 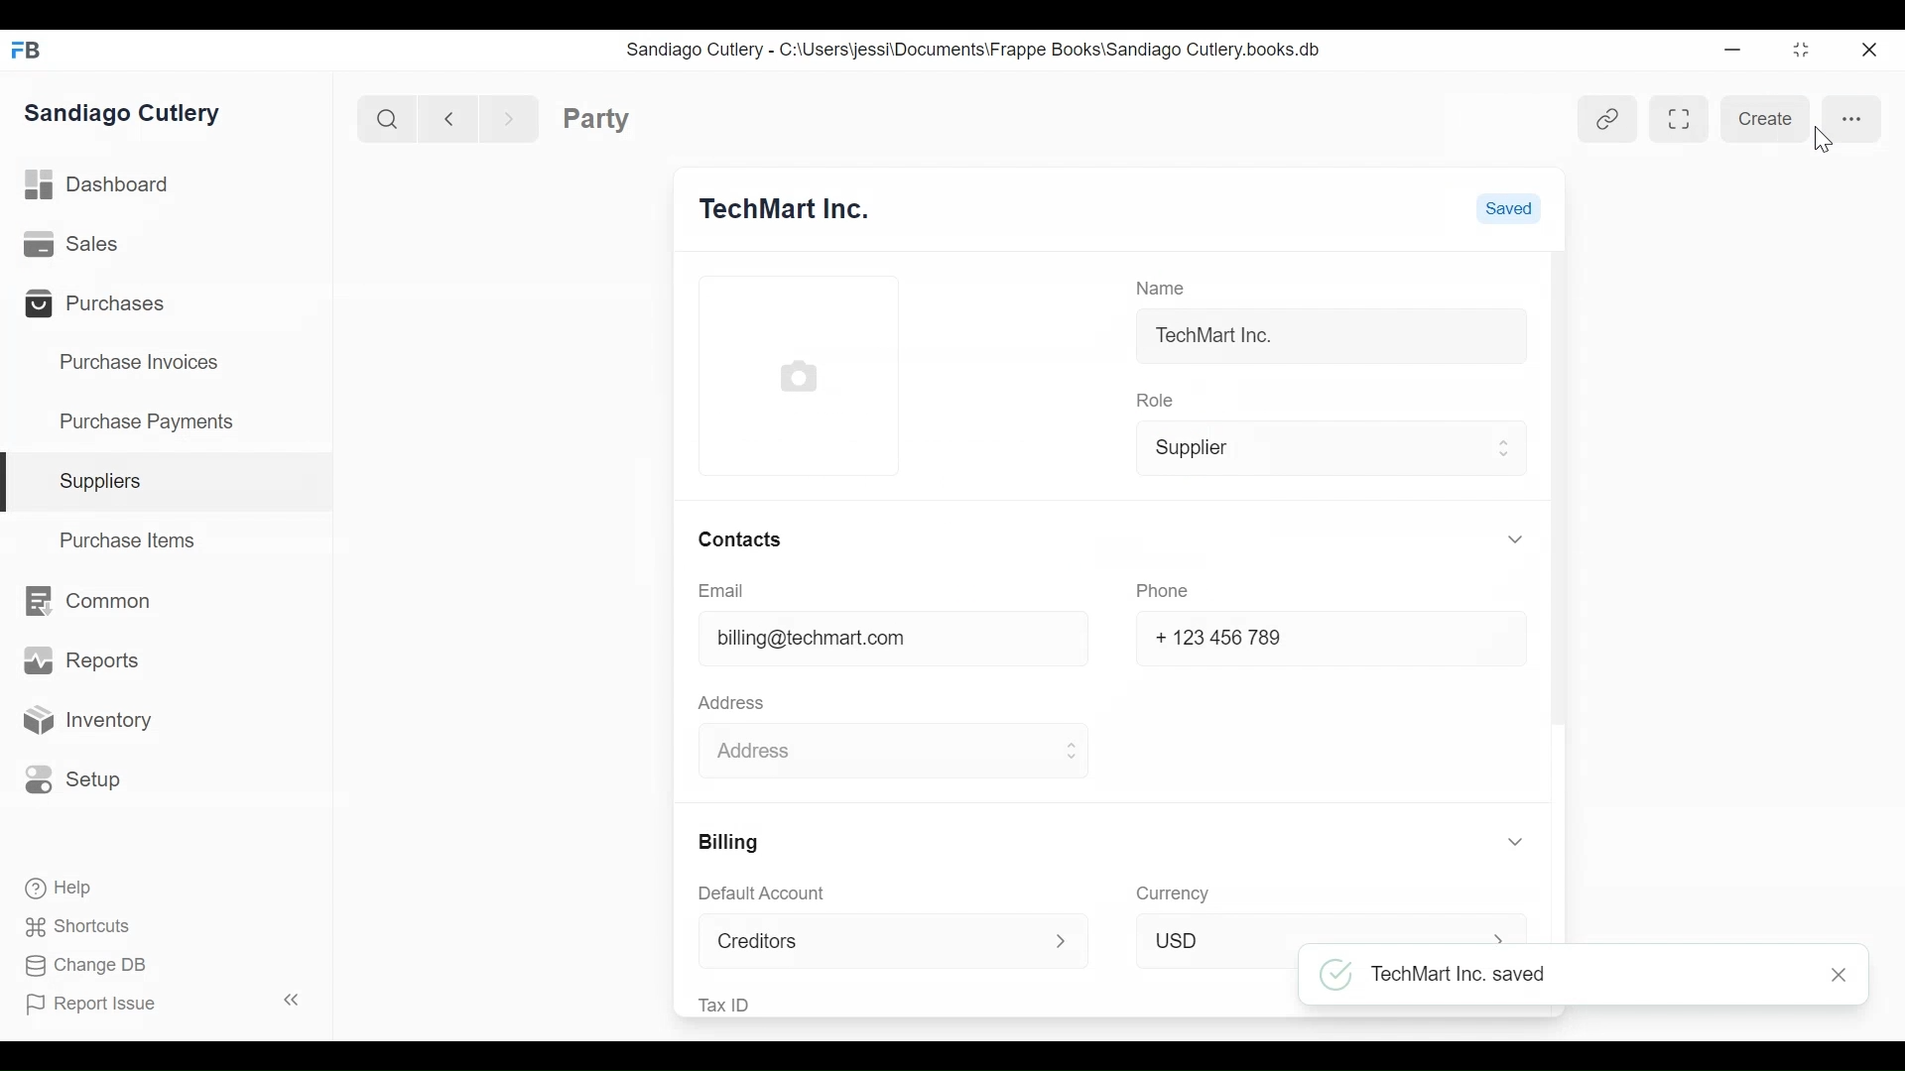 I want to click on +123 456 789, so click(x=1221, y=637).